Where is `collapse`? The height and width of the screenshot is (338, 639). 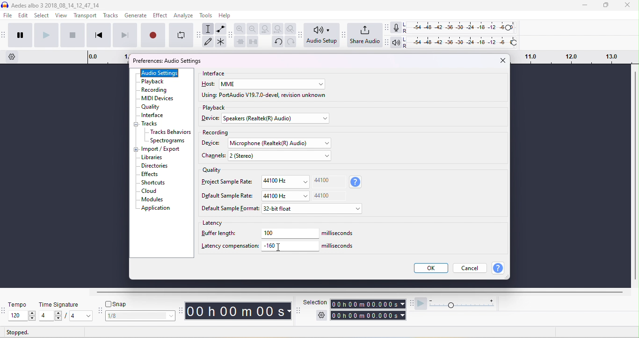 collapse is located at coordinates (138, 125).